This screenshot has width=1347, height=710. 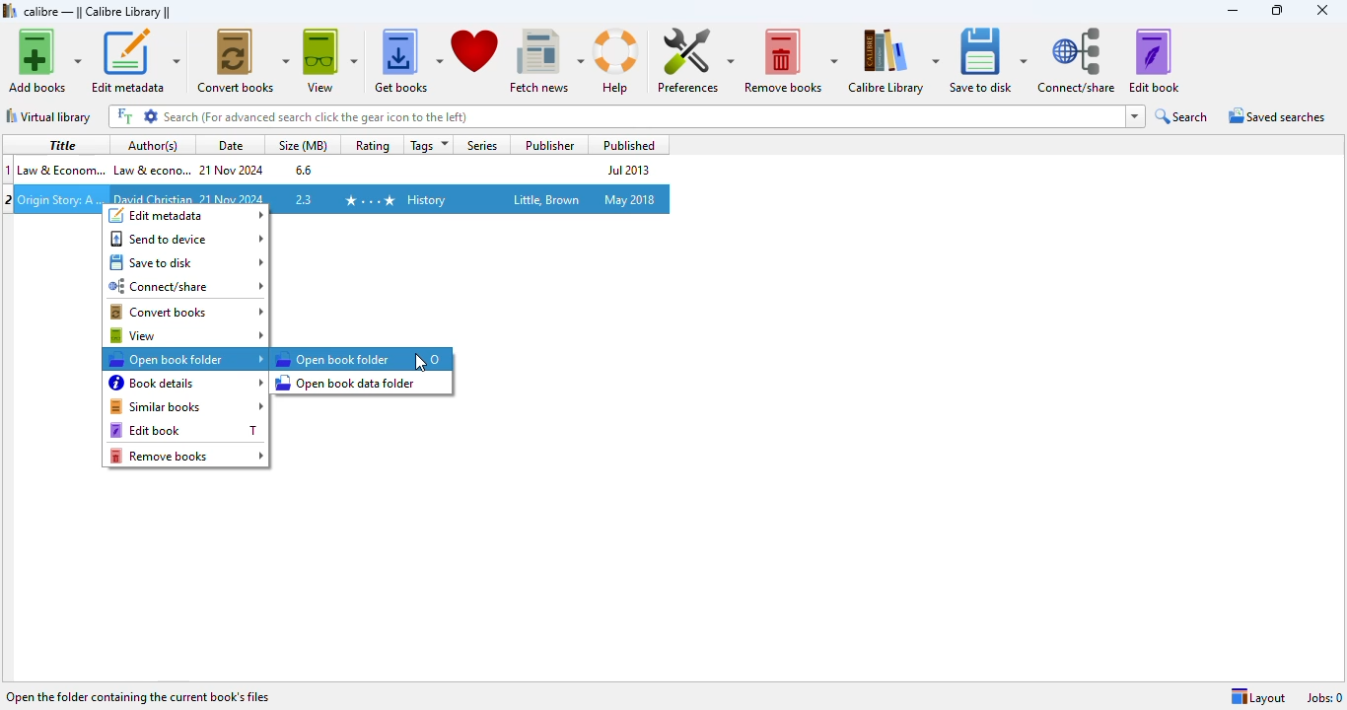 What do you see at coordinates (153, 145) in the screenshot?
I see `author(s)` at bounding box center [153, 145].